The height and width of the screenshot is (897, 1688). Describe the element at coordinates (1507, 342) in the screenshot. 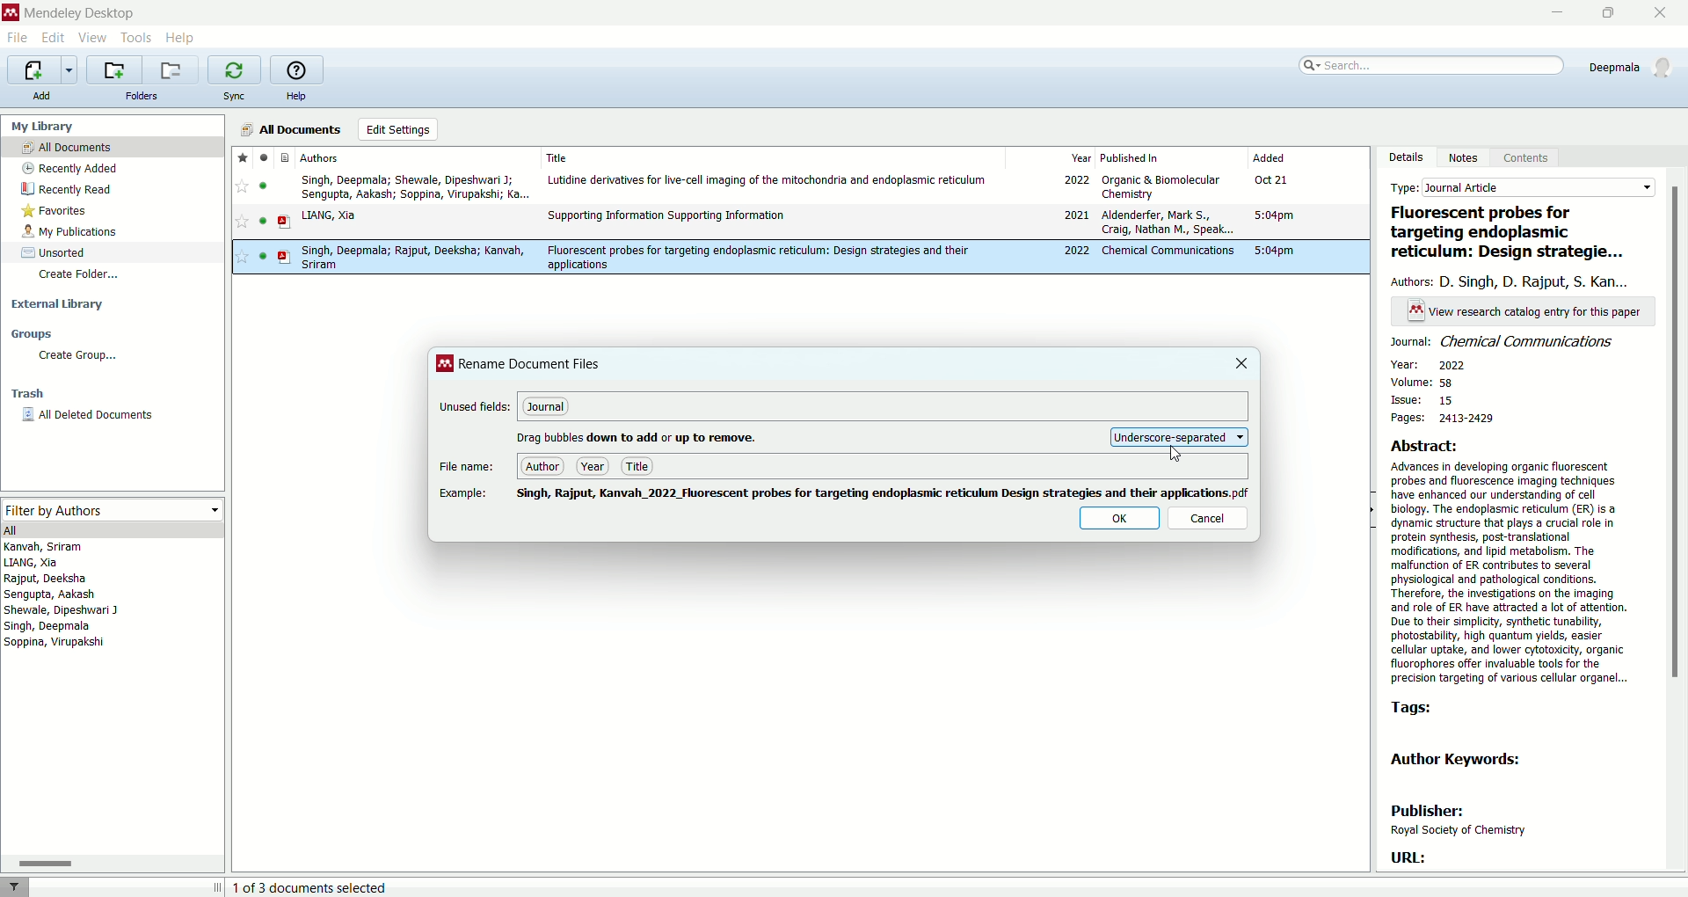

I see `journal name` at that location.